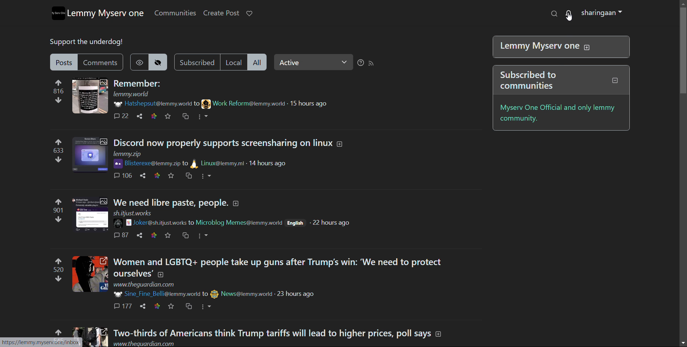 The image size is (687, 347). I want to click on all, so click(258, 62).